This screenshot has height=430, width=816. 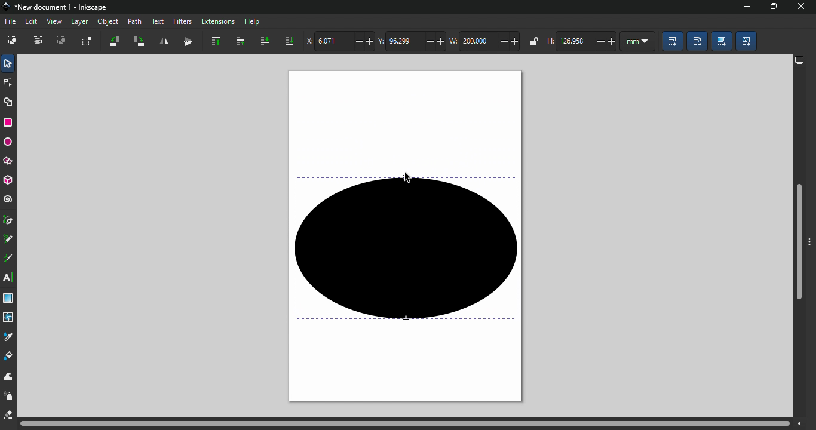 I want to click on Ellipse/arc tool, so click(x=9, y=141).